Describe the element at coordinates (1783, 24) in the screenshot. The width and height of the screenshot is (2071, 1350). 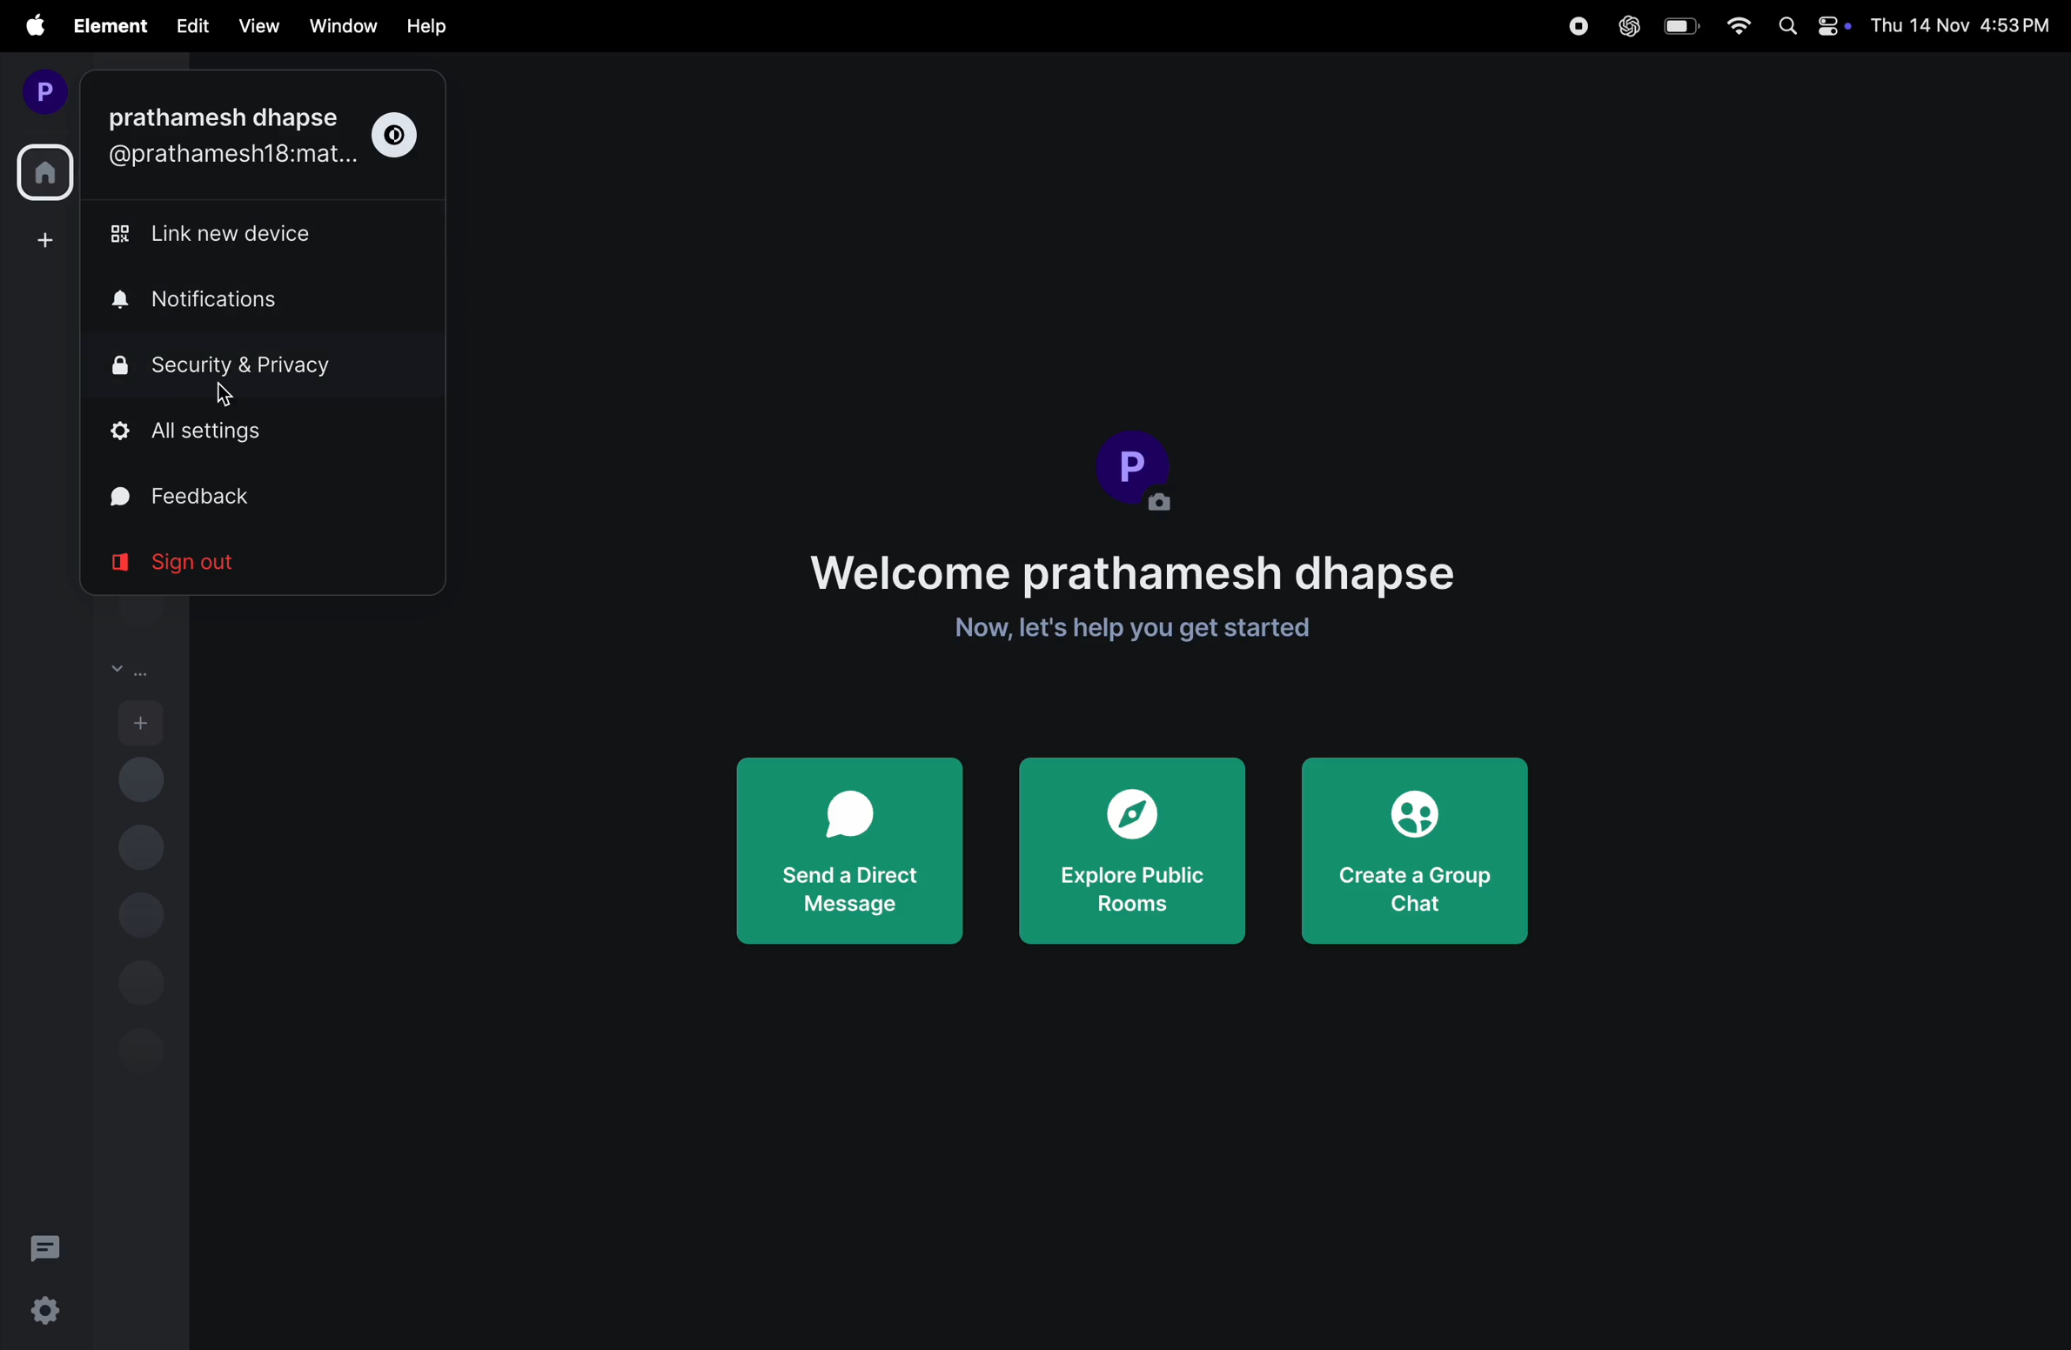
I see `spotlight search` at that location.